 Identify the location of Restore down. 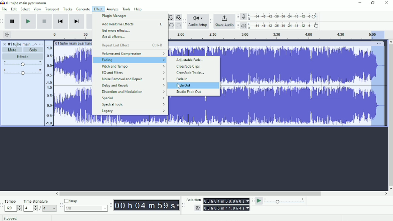
(374, 3).